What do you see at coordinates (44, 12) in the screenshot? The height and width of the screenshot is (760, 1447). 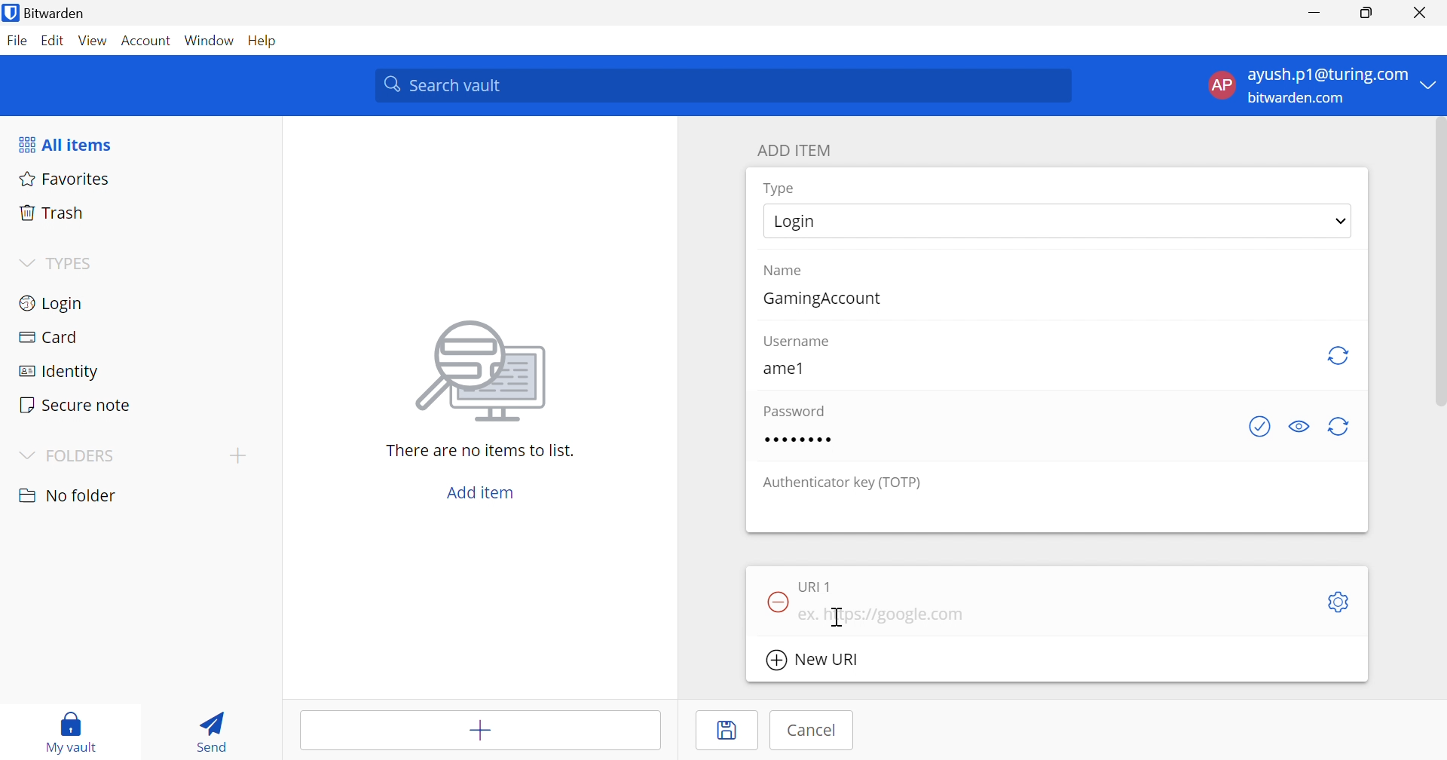 I see `Bitwarden` at bounding box center [44, 12].